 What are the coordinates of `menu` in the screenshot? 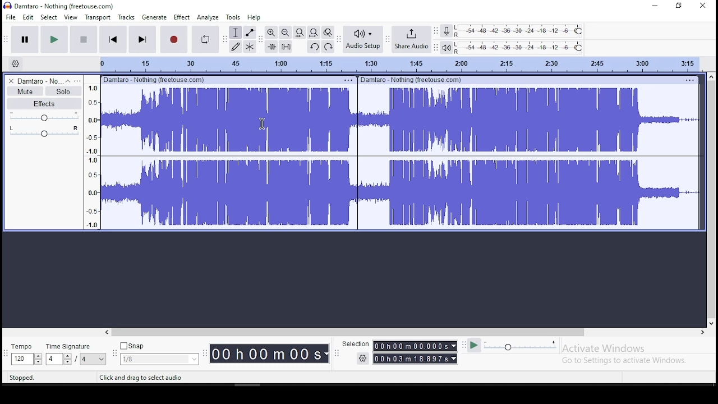 It's located at (688, 80).